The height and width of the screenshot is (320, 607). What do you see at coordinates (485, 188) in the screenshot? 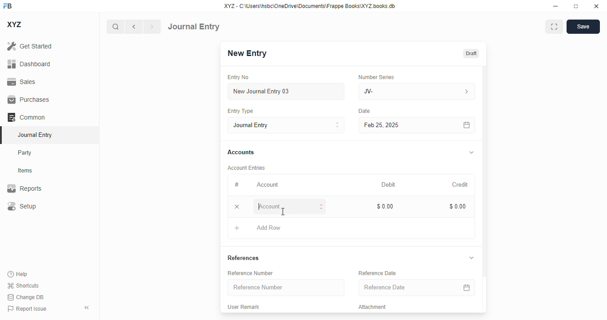
I see `scroll bar` at bounding box center [485, 188].